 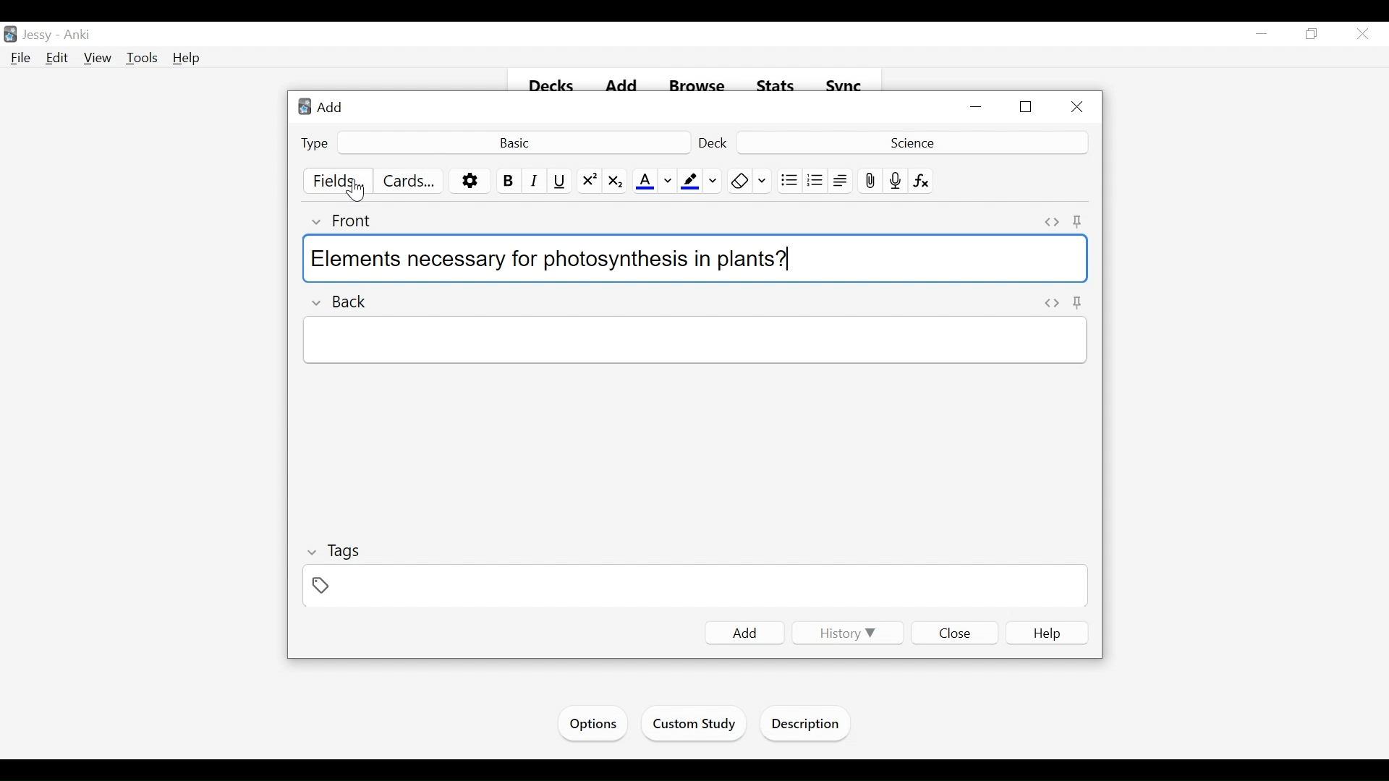 What do you see at coordinates (700, 87) in the screenshot?
I see `Browse` at bounding box center [700, 87].